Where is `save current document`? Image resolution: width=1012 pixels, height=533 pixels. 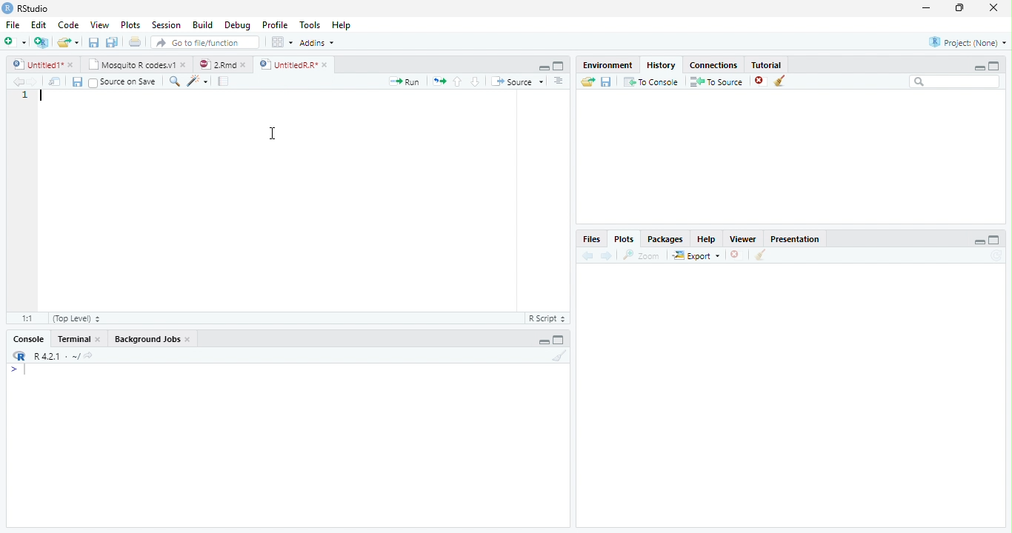
save current document is located at coordinates (93, 42).